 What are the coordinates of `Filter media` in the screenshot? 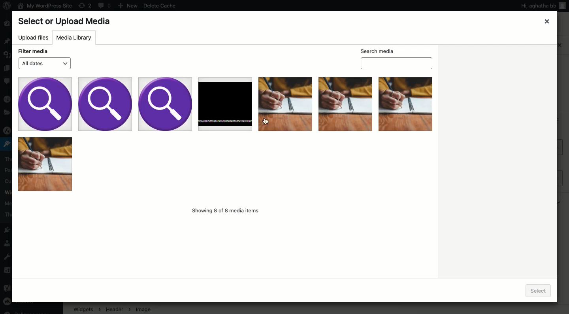 It's located at (34, 51).